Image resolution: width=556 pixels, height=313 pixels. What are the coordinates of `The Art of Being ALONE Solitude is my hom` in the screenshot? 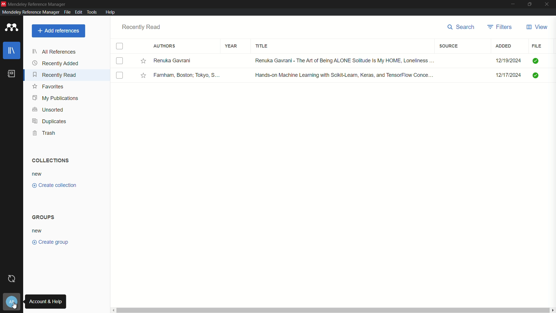 It's located at (344, 61).